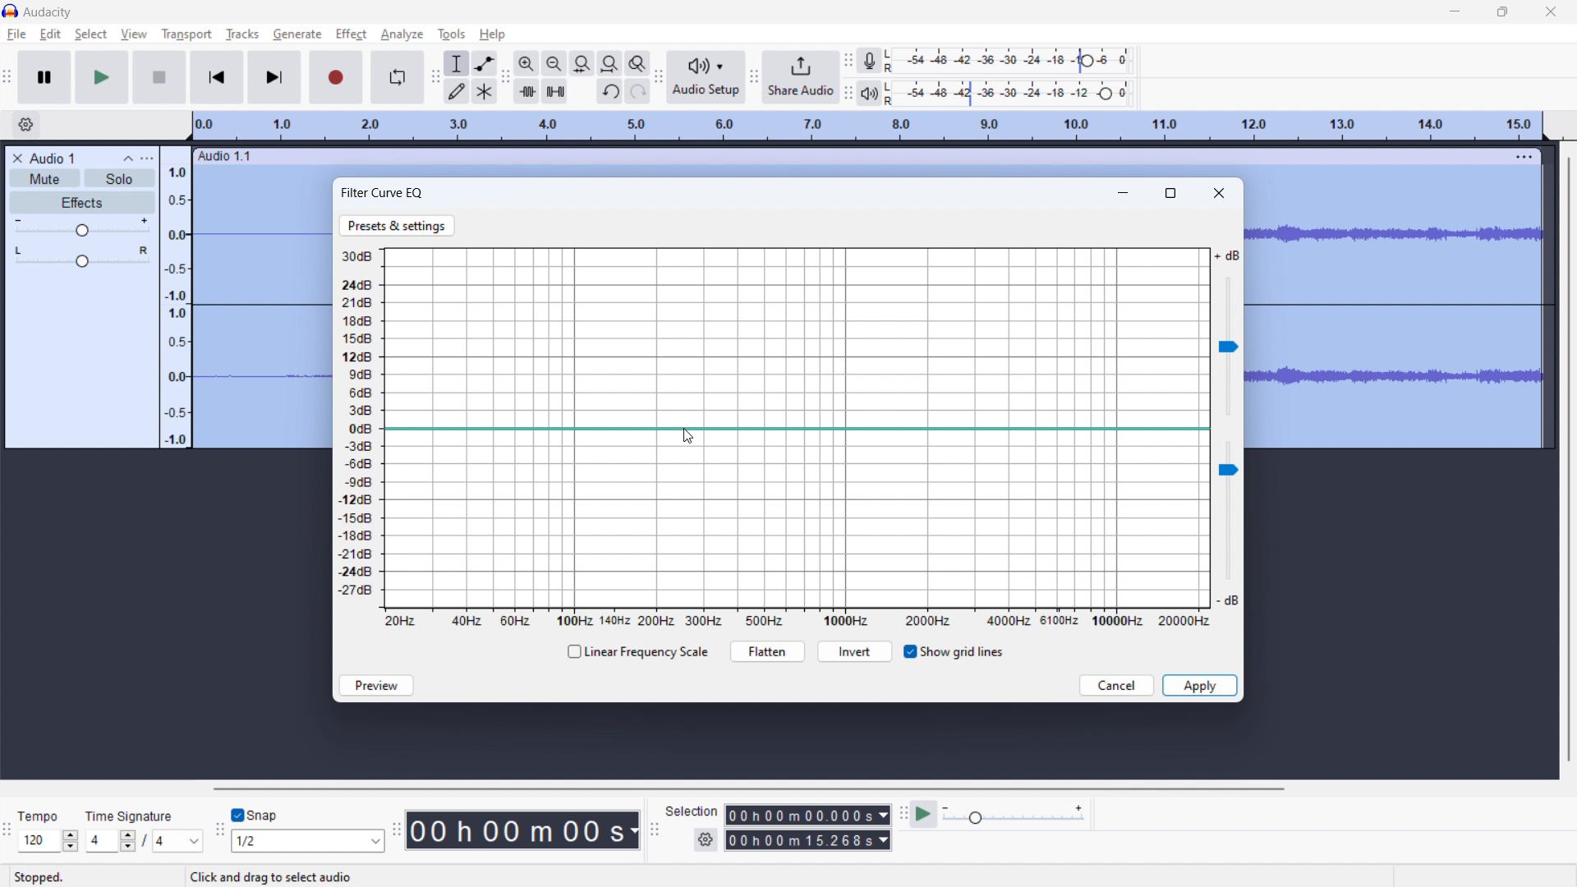  I want to click on play at speed toolbar, so click(903, 814).